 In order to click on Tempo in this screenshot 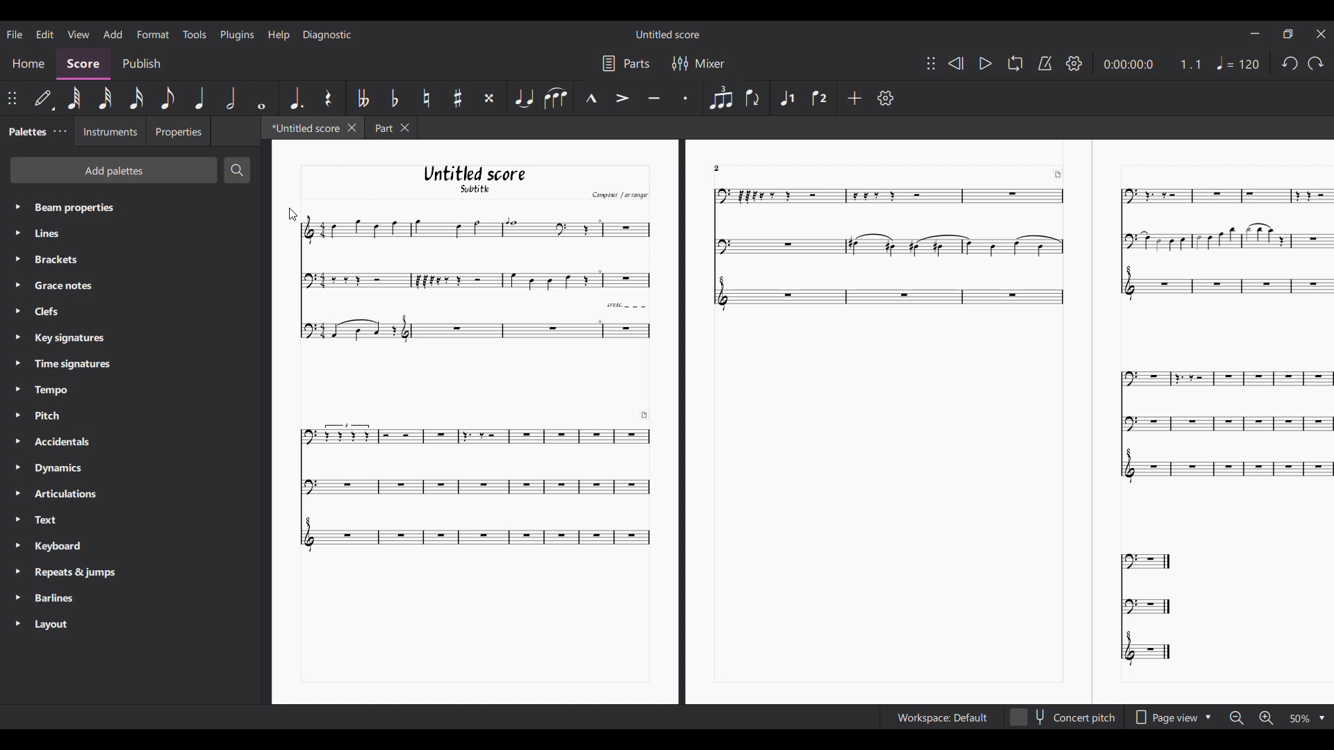, I will do `click(61, 388)`.